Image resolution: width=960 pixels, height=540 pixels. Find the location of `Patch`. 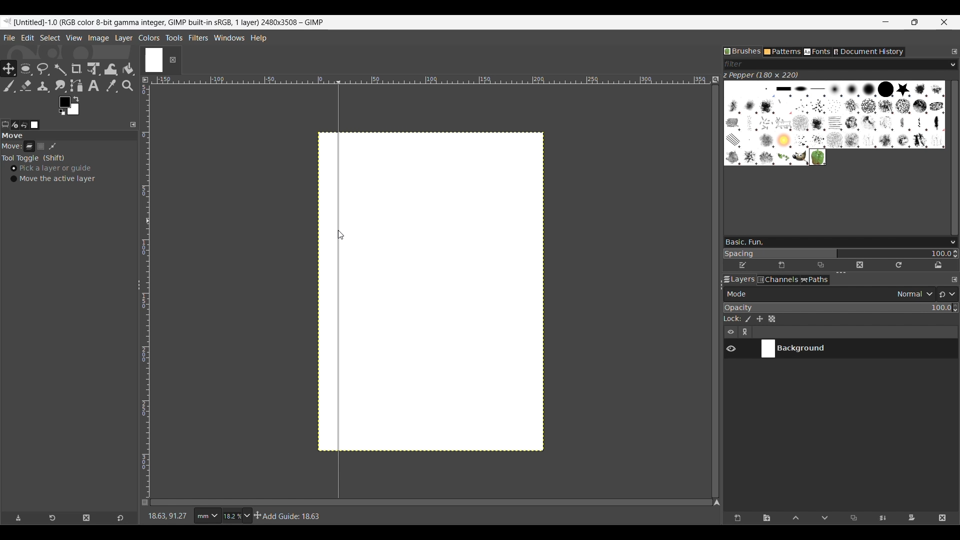

Patch is located at coordinates (56, 146).